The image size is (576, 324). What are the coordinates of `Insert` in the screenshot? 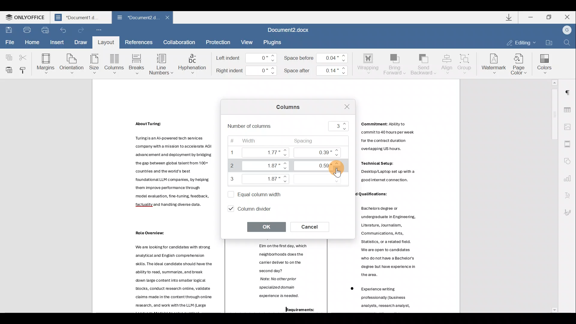 It's located at (56, 42).